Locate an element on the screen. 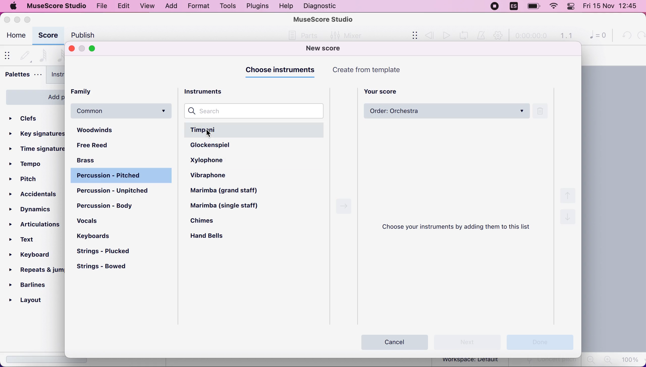  glockenspiel is located at coordinates (222, 145).